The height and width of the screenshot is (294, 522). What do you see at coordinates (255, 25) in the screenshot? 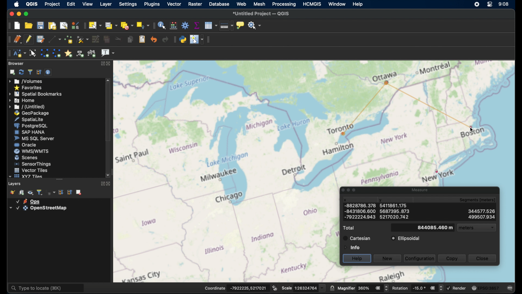
I see `no action selected` at bounding box center [255, 25].